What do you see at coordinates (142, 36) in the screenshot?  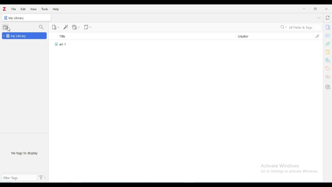 I see `title` at bounding box center [142, 36].